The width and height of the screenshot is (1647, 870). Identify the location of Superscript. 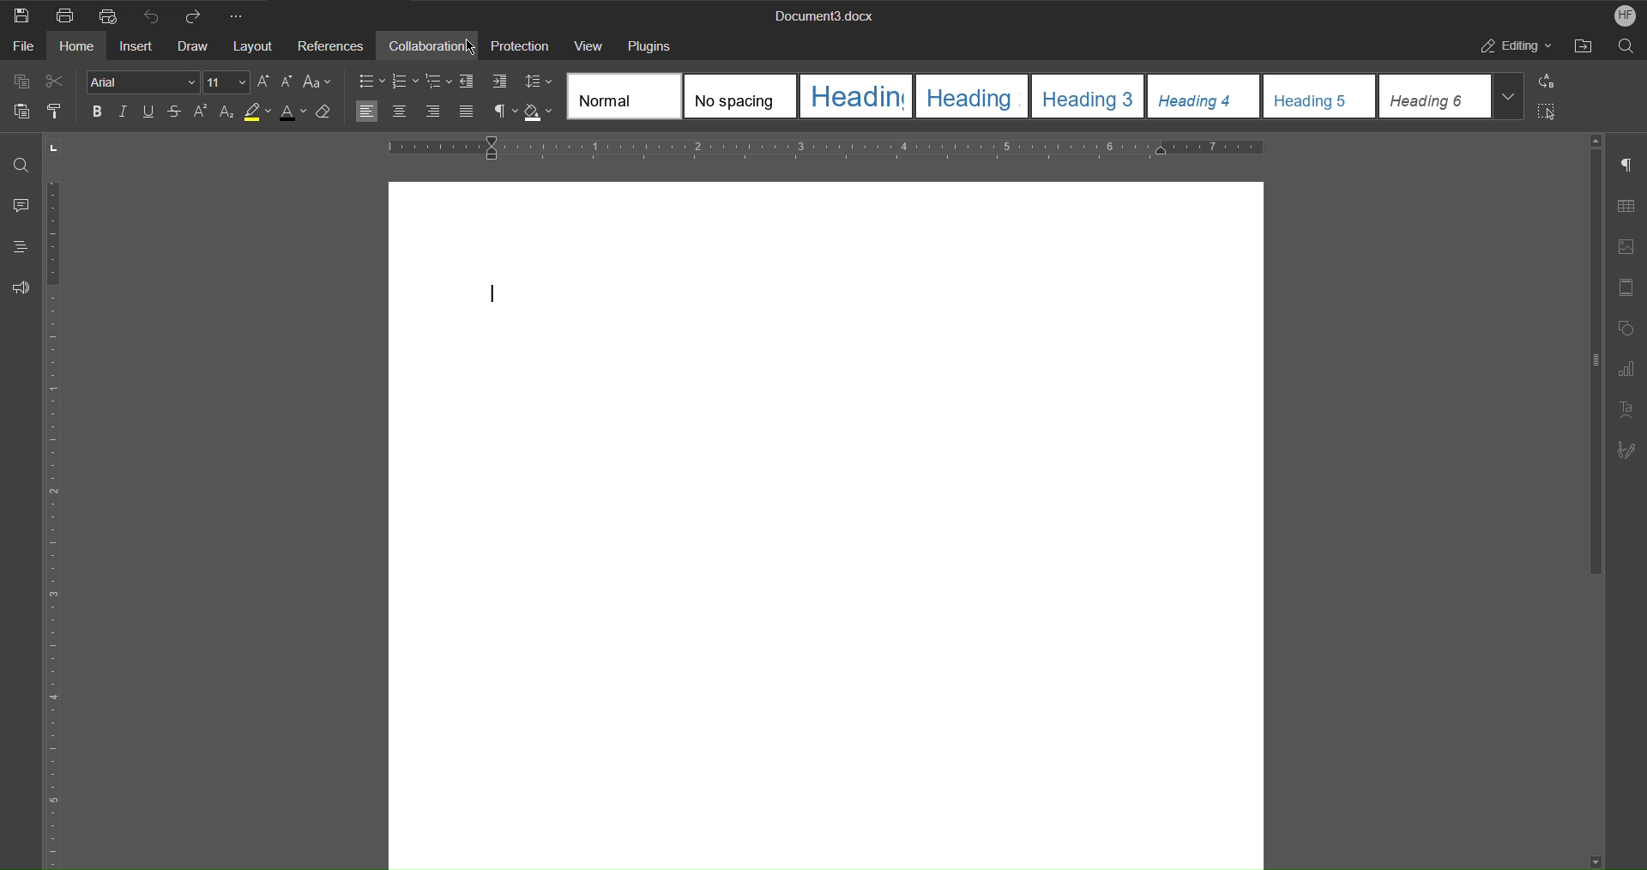
(204, 112).